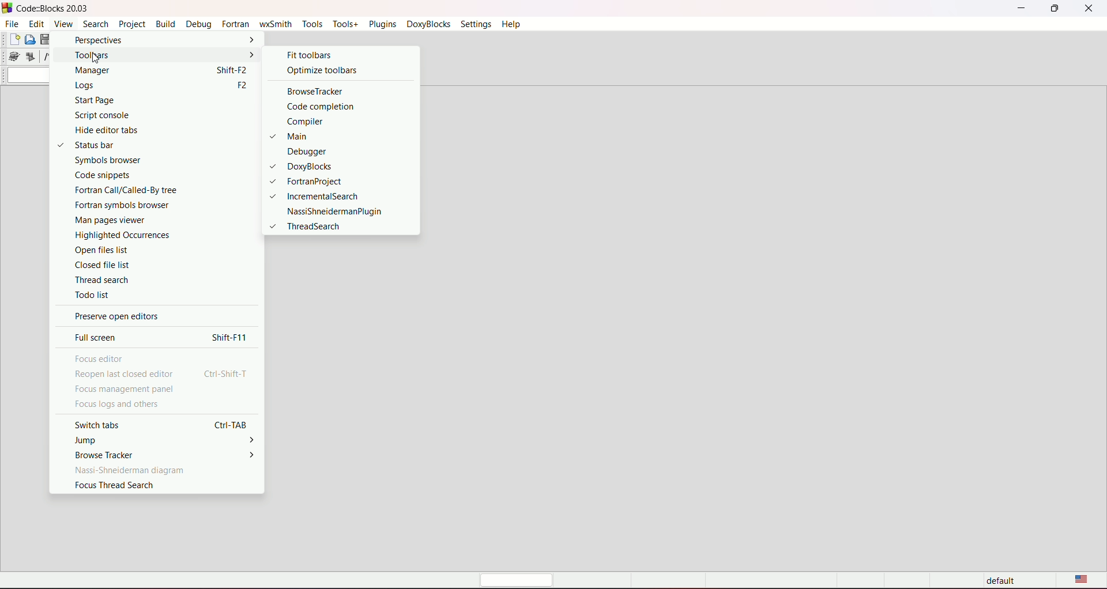 The height and width of the screenshot is (589, 1107). Describe the element at coordinates (134, 145) in the screenshot. I see `status bar` at that location.